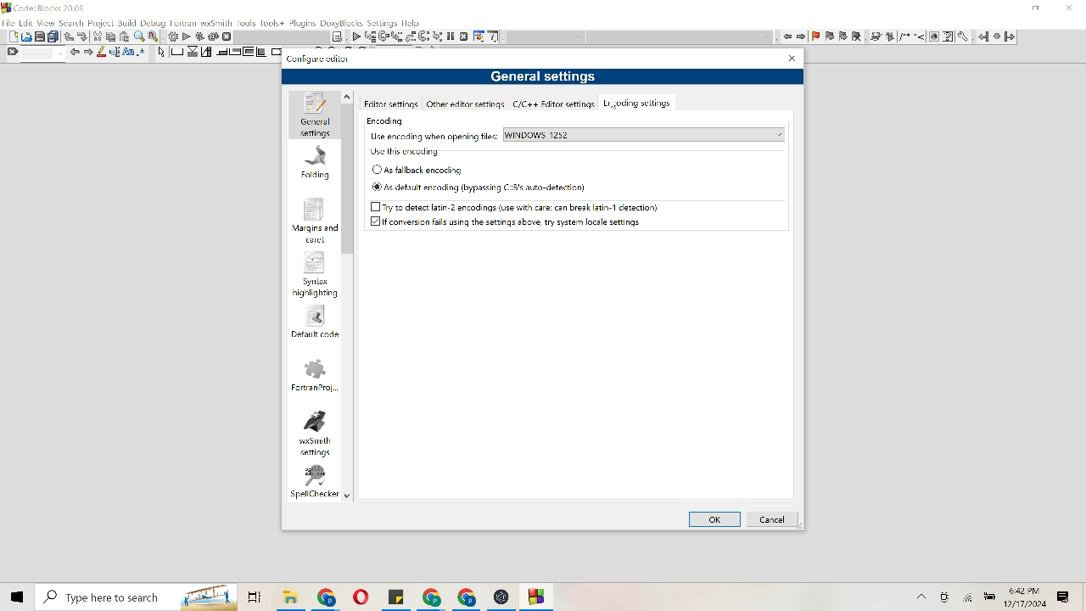 The width and height of the screenshot is (1086, 611). I want to click on Message, so click(1064, 597).